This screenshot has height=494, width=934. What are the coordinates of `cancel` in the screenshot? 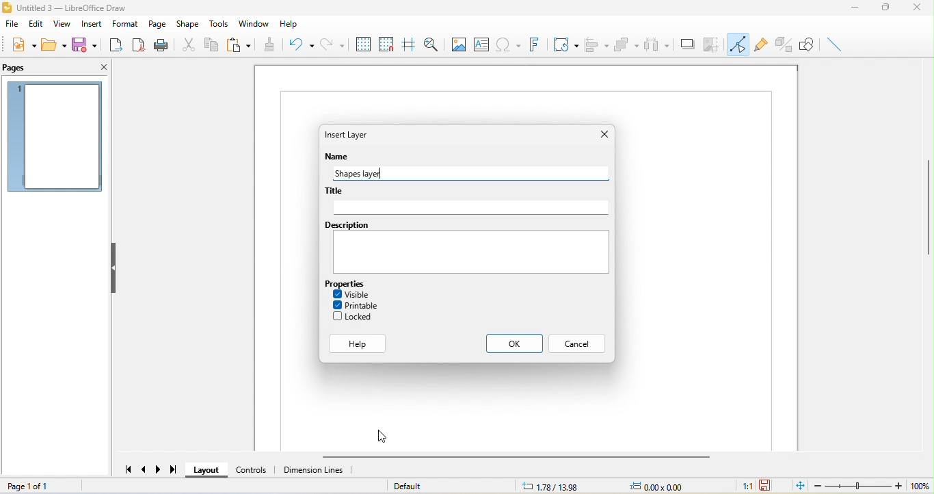 It's located at (578, 344).